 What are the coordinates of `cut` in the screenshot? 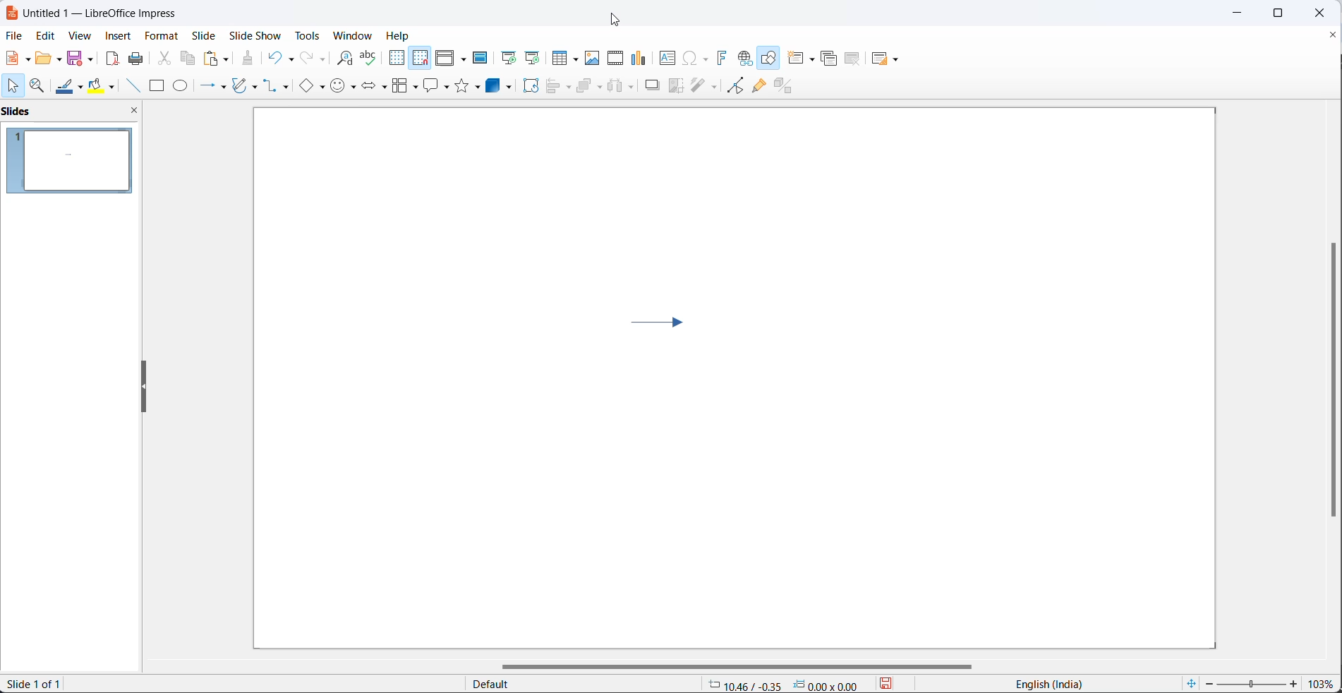 It's located at (164, 58).